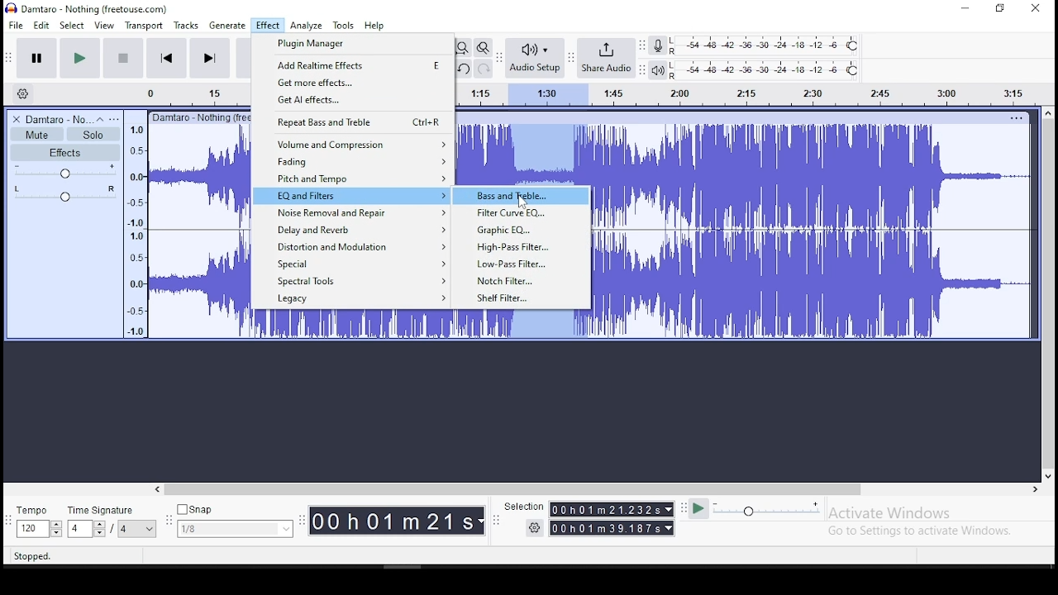 This screenshot has height=595, width=1058. Describe the element at coordinates (522, 153) in the screenshot. I see `audio track` at that location.